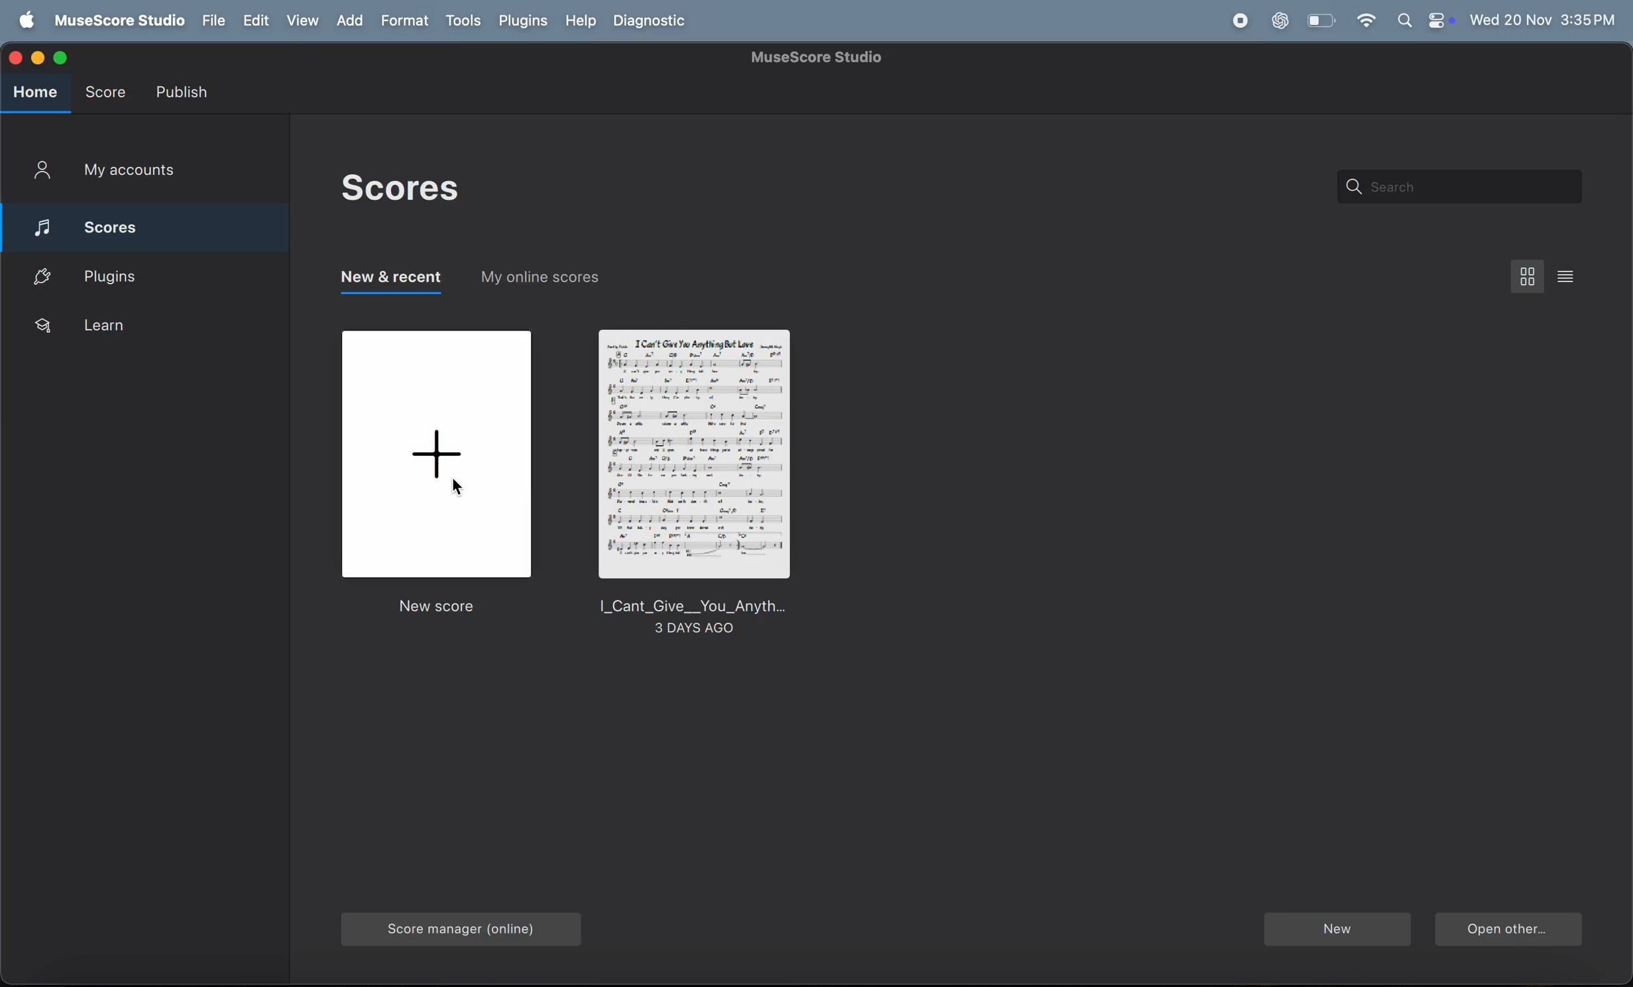 This screenshot has width=1633, height=987. What do you see at coordinates (523, 21) in the screenshot?
I see `plugins` at bounding box center [523, 21].